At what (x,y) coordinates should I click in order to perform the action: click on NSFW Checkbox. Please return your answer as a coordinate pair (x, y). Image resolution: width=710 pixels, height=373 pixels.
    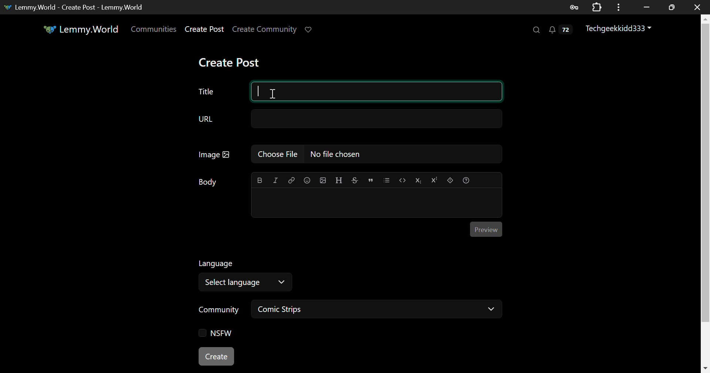
    Looking at the image, I should click on (216, 334).